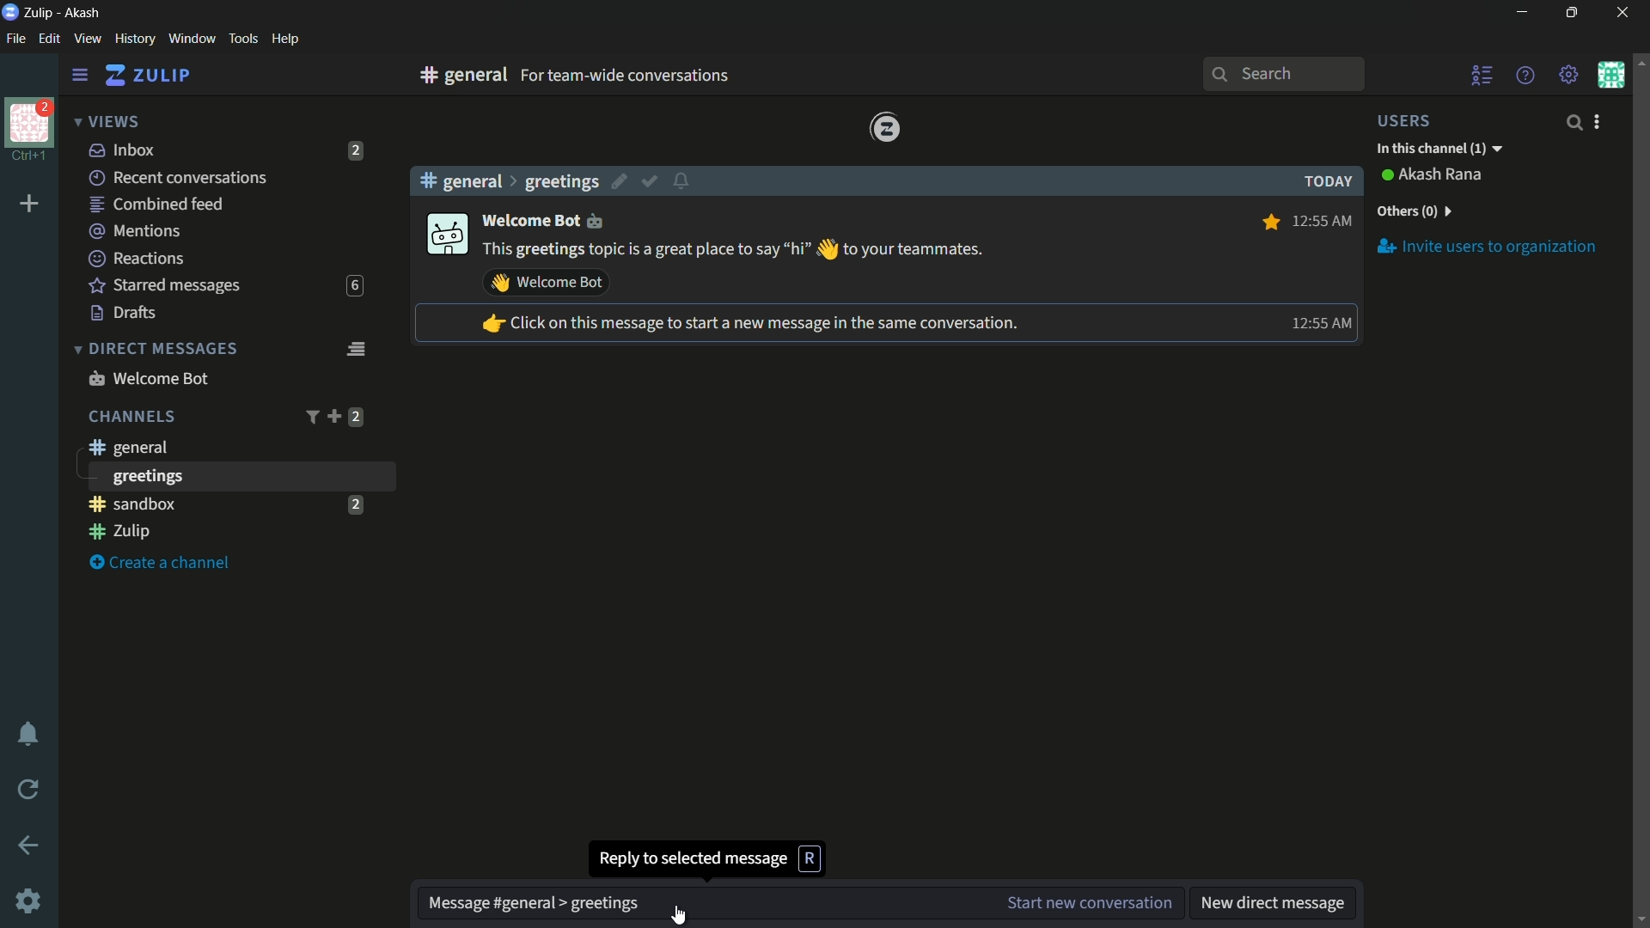  What do you see at coordinates (137, 232) in the screenshot?
I see `mentions` at bounding box center [137, 232].